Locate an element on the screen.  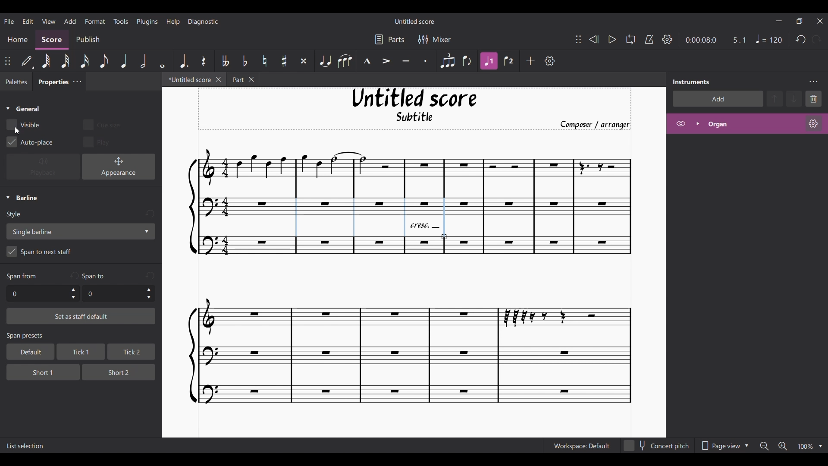
Playback settings is located at coordinates (667, 39).